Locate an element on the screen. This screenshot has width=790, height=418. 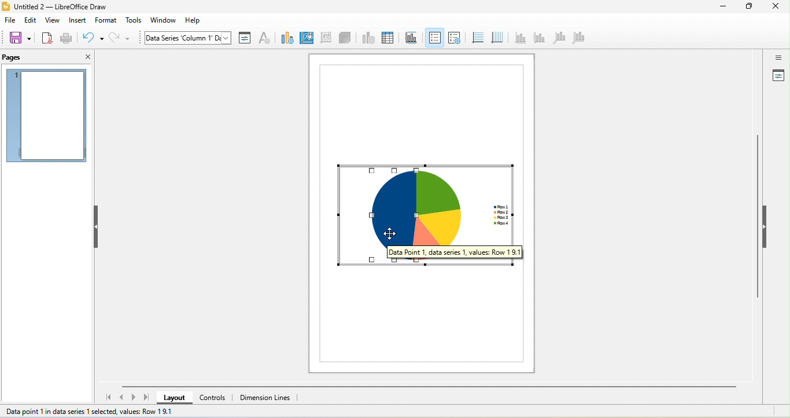
3D view is located at coordinates (346, 38).